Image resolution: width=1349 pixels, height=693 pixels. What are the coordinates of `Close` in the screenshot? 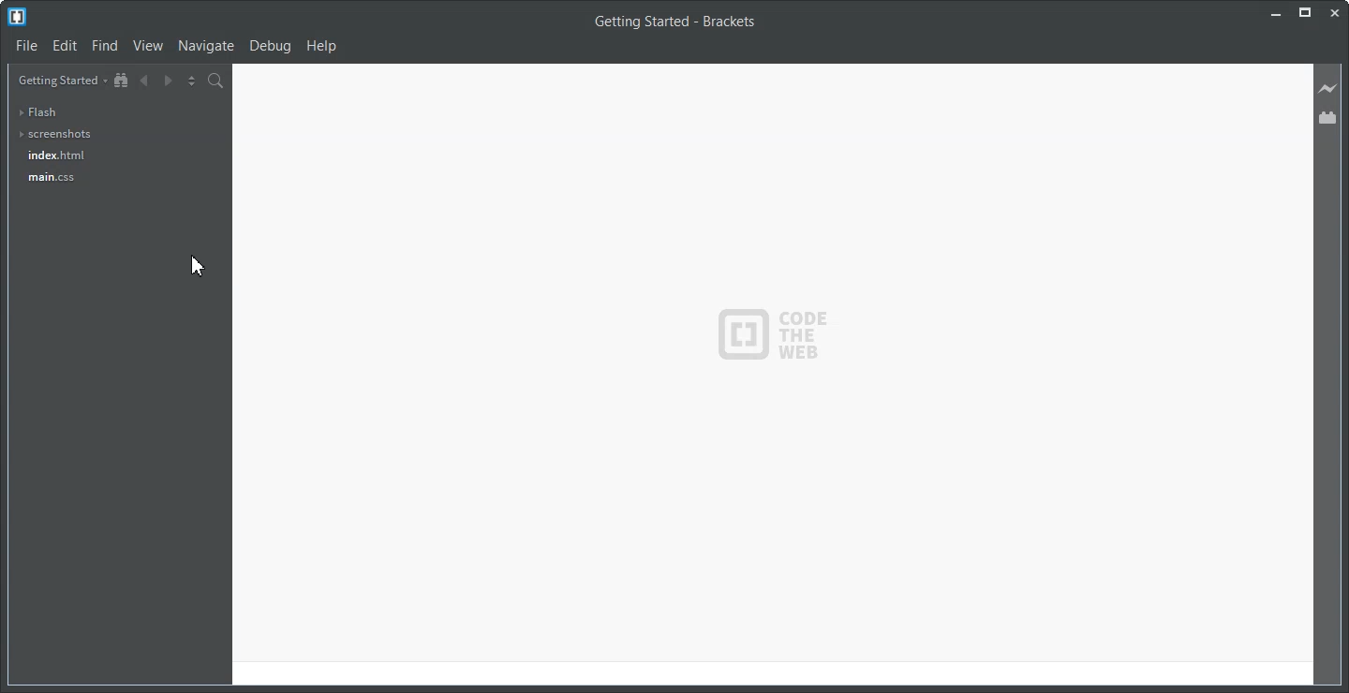 It's located at (1336, 12).